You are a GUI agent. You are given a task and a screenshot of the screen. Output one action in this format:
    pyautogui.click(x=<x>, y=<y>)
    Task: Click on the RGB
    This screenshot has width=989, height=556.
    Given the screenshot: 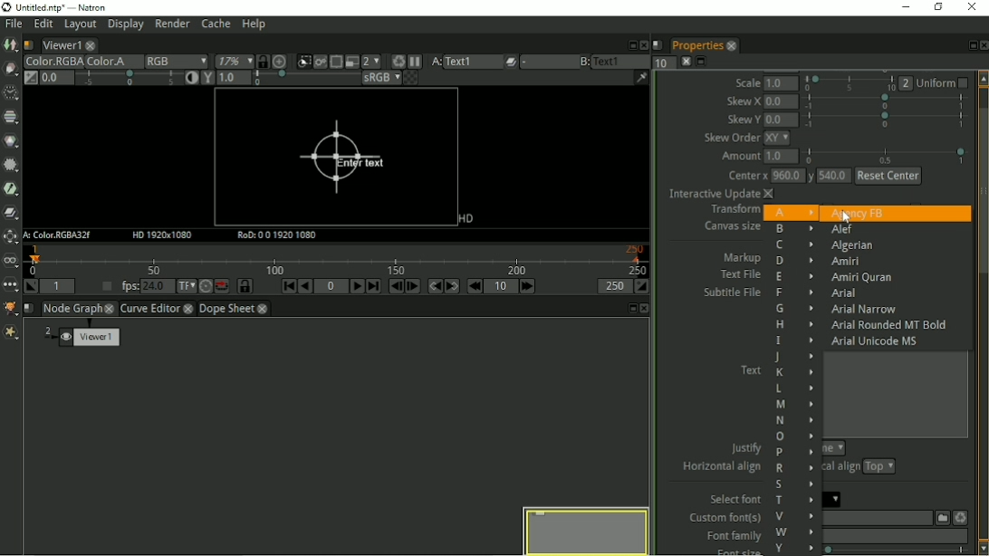 What is the action you would take?
    pyautogui.click(x=176, y=62)
    